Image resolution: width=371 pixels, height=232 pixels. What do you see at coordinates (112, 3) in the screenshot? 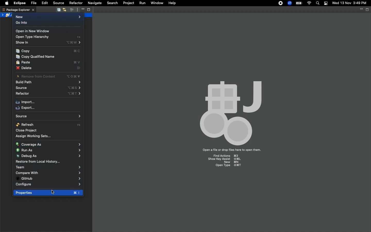
I see `Search` at bounding box center [112, 3].